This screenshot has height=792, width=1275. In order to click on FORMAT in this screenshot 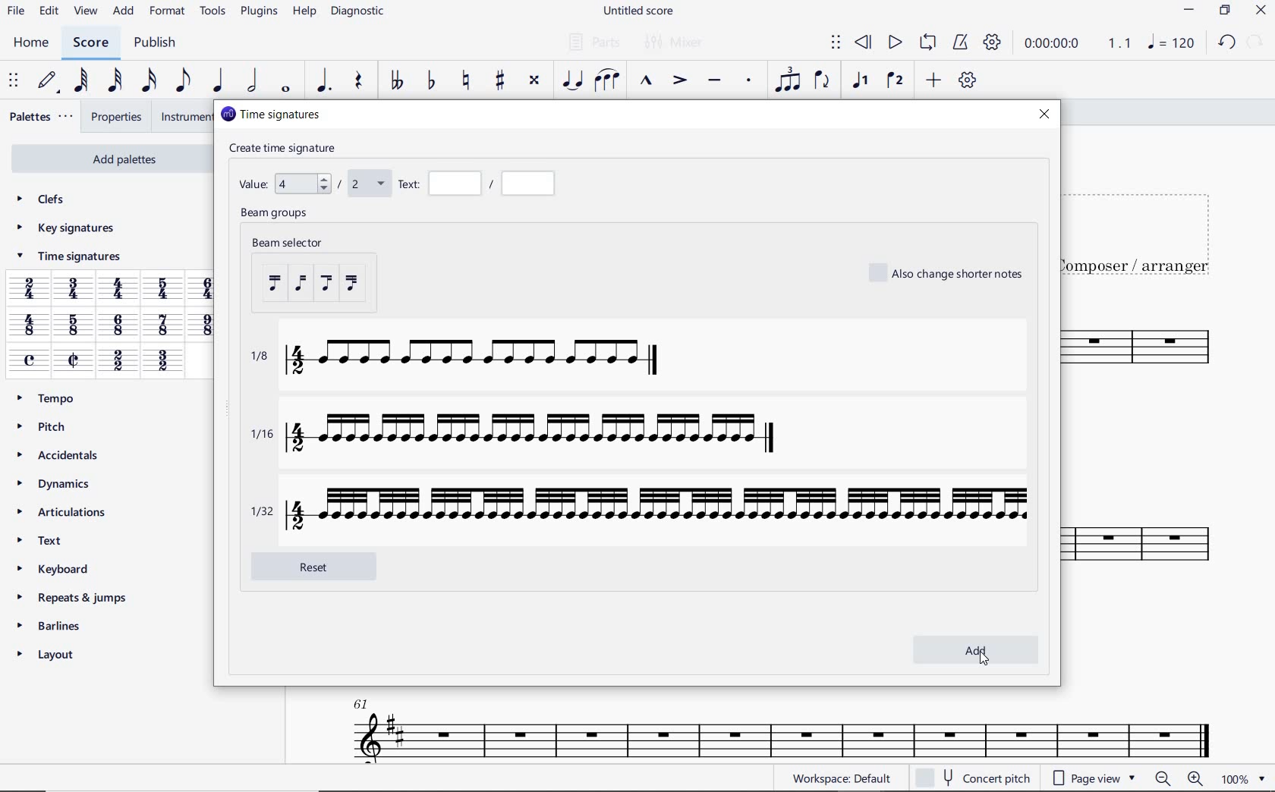, I will do `click(167, 11)`.